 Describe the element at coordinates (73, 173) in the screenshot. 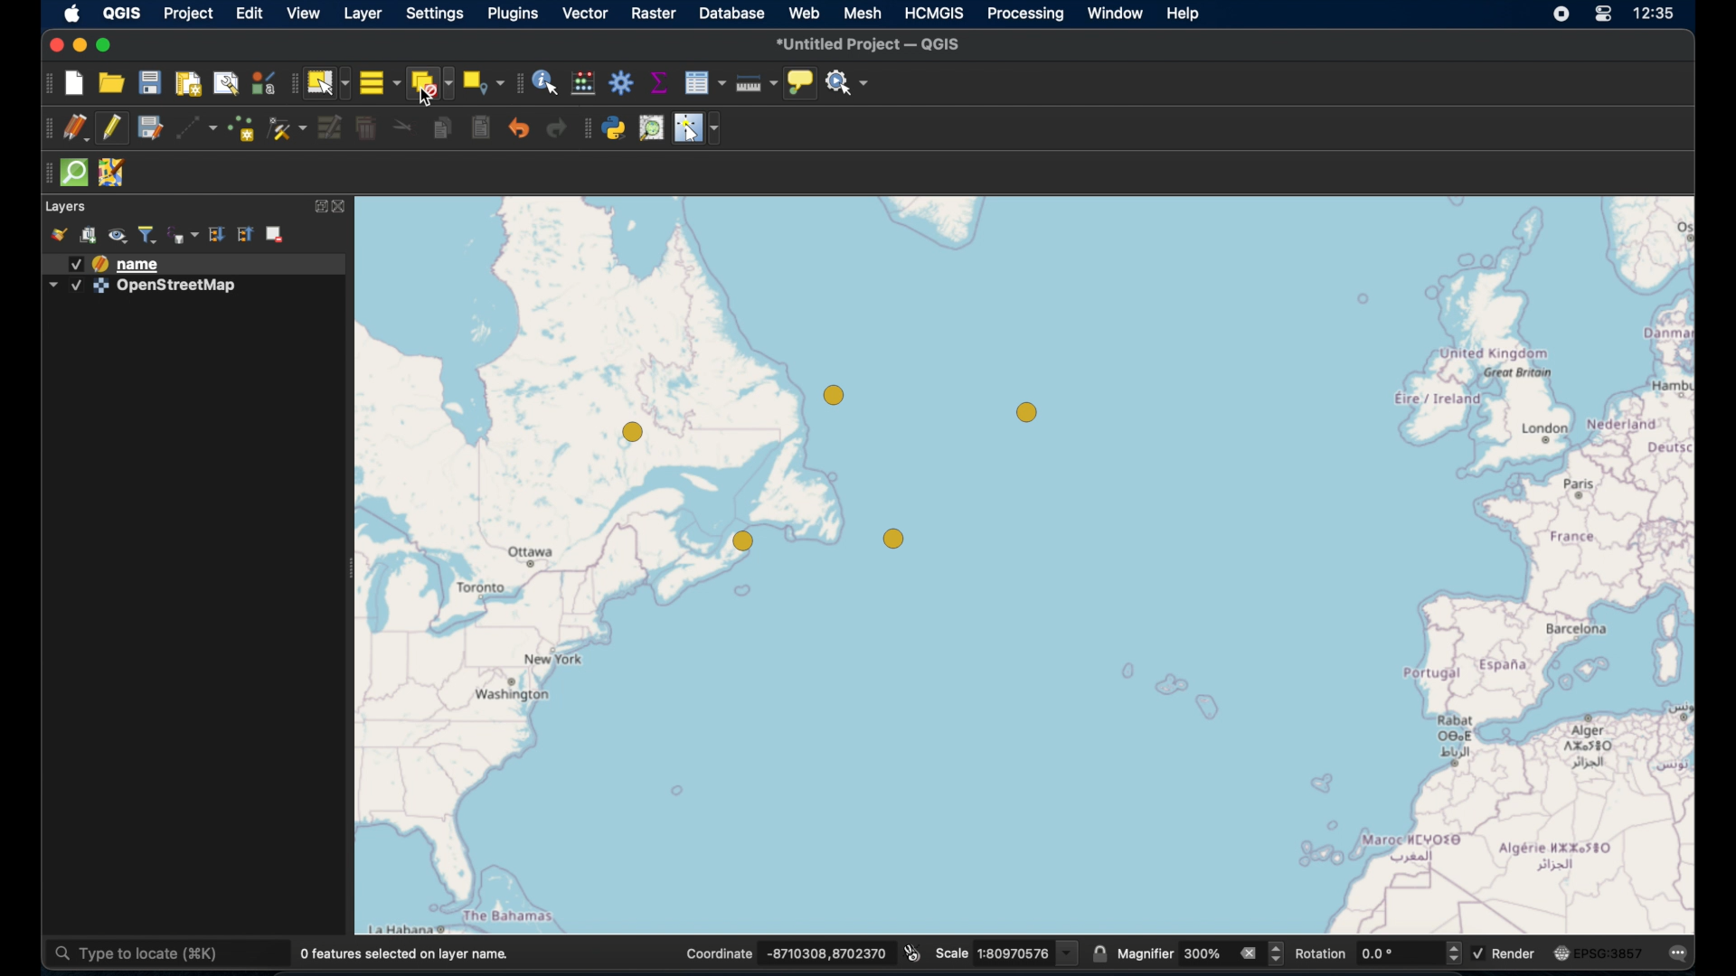

I see `quicksom` at that location.